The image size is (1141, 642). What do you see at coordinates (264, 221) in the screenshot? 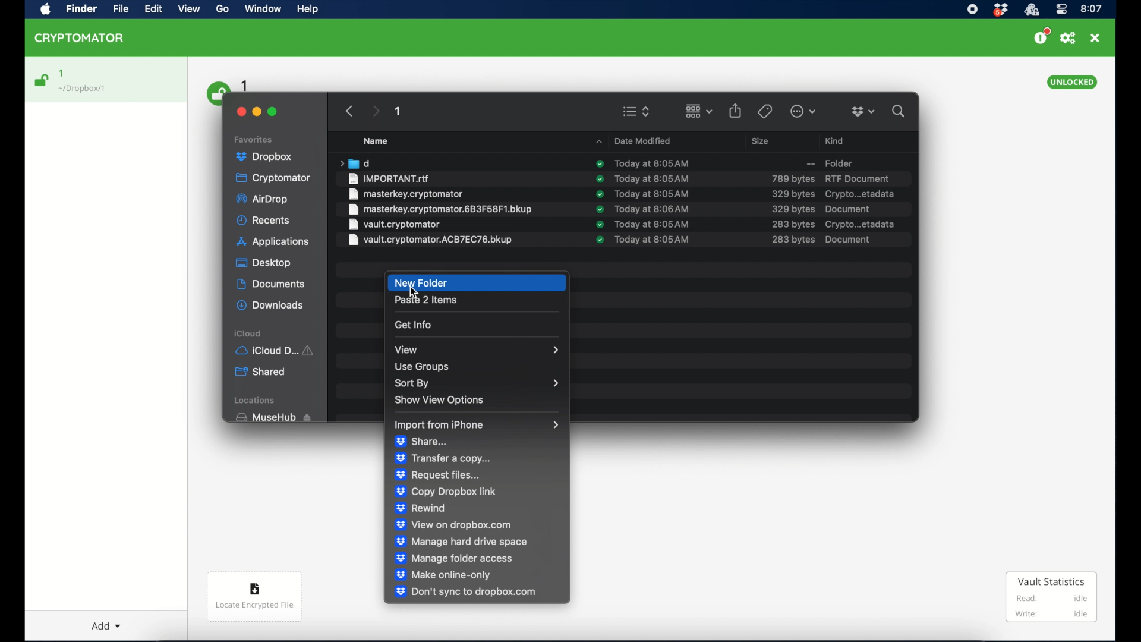
I see `recents` at bounding box center [264, 221].